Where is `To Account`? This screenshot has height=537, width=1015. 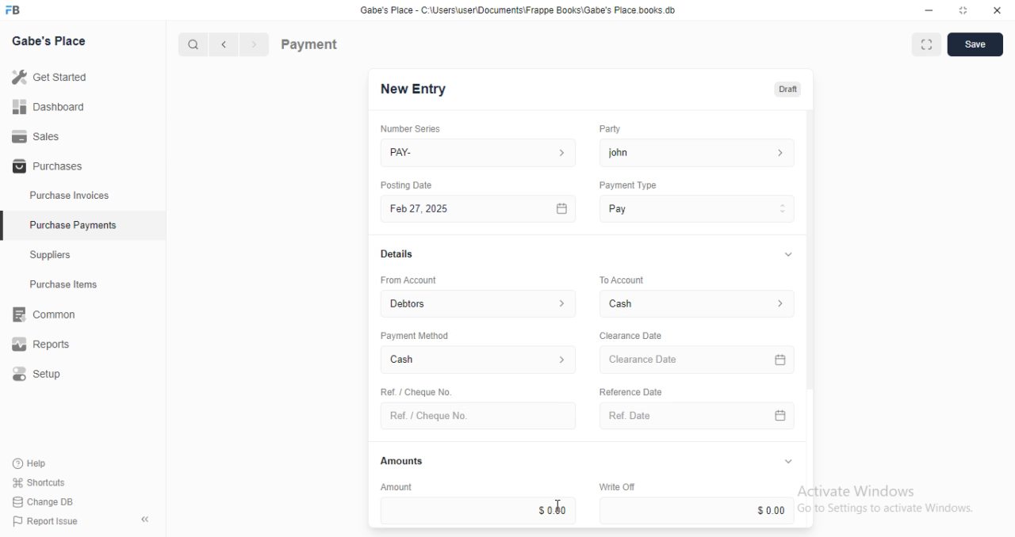 To Account is located at coordinates (620, 279).